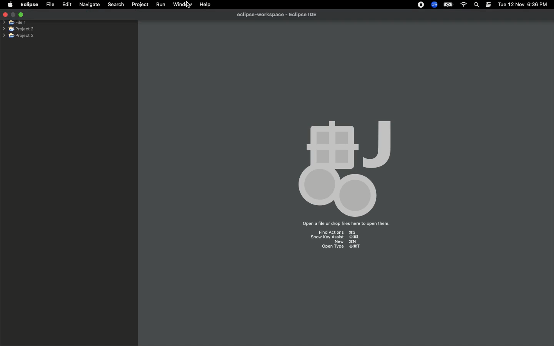 Image resolution: width=554 pixels, height=346 pixels. What do you see at coordinates (29, 5) in the screenshot?
I see `Eclipse` at bounding box center [29, 5].